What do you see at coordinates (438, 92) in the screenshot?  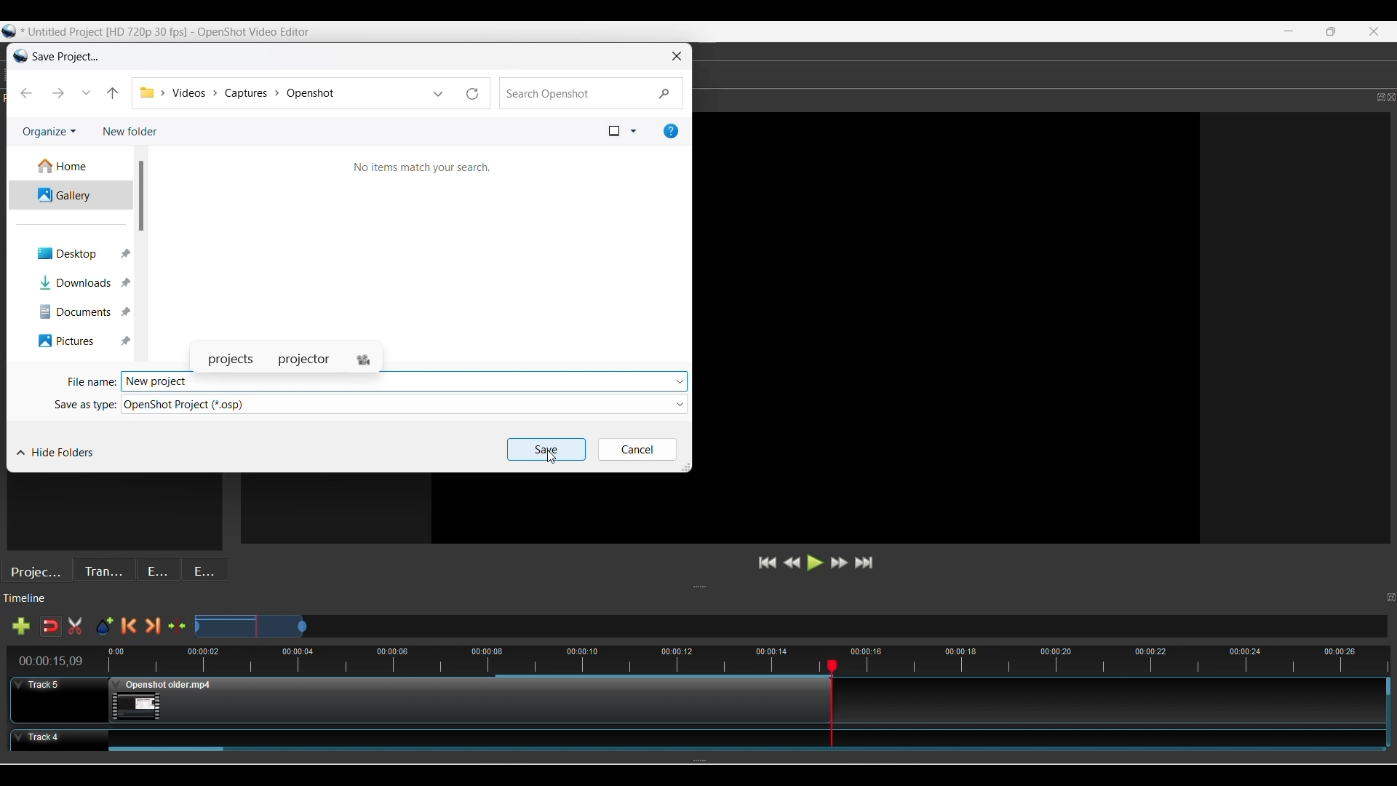 I see `List of previous locations` at bounding box center [438, 92].